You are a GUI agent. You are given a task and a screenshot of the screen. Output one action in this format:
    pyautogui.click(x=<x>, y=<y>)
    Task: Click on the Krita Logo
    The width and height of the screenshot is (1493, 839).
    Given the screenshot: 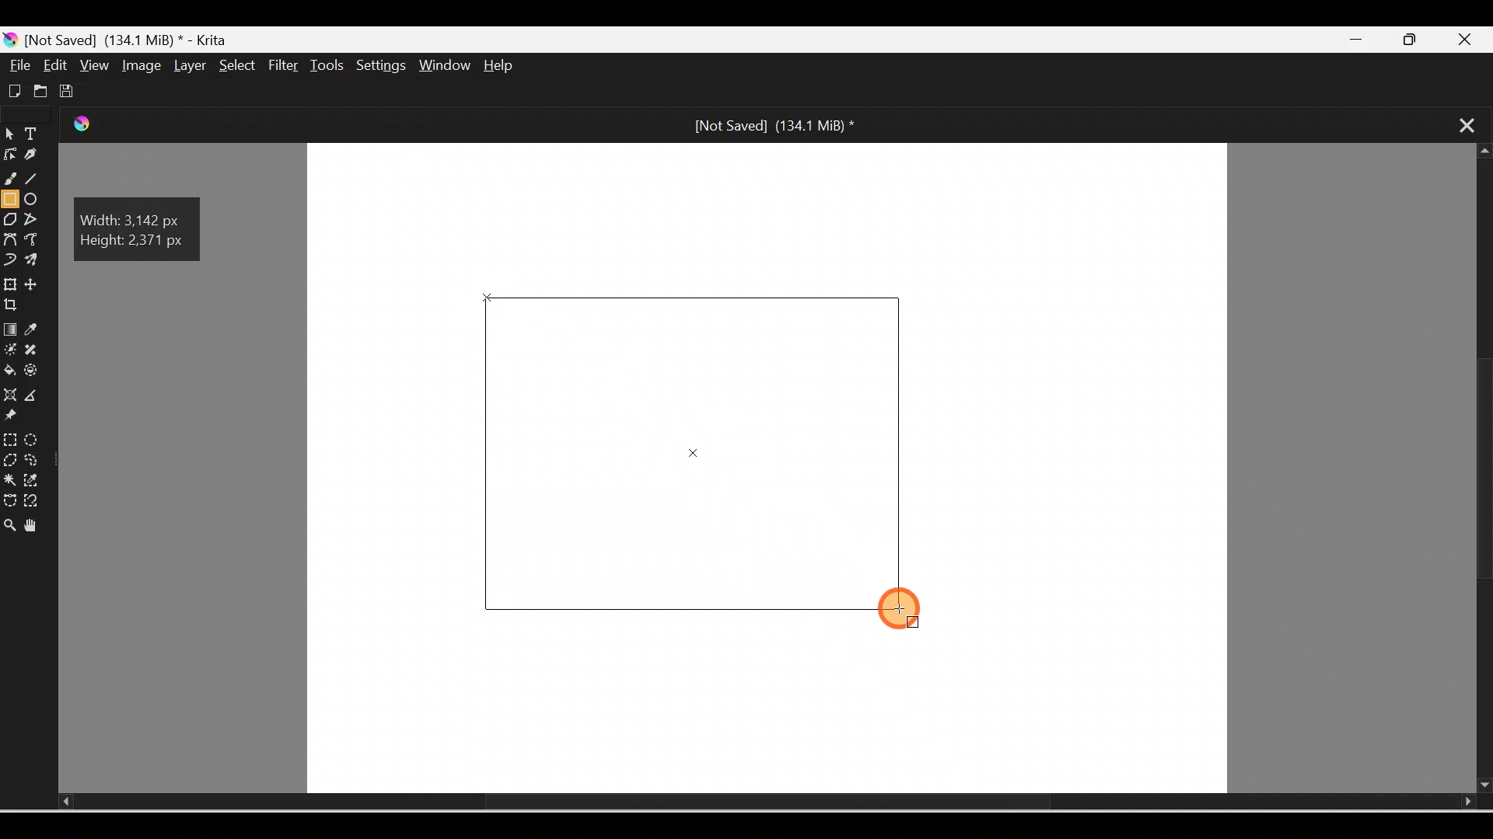 What is the action you would take?
    pyautogui.click(x=94, y=130)
    